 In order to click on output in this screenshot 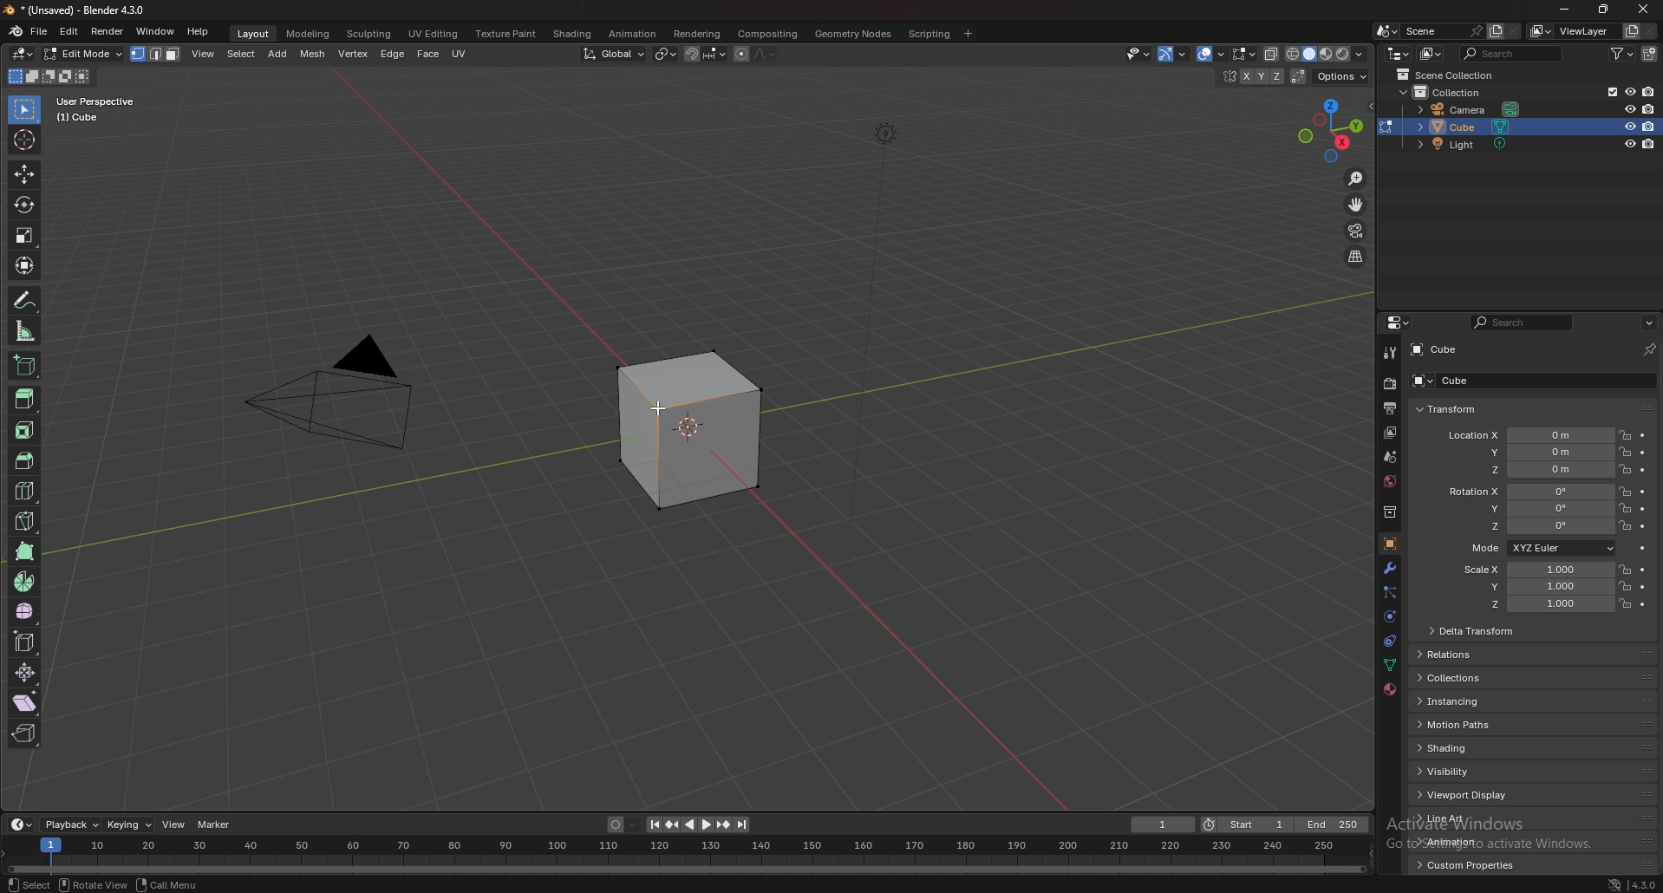, I will do `click(1392, 407)`.